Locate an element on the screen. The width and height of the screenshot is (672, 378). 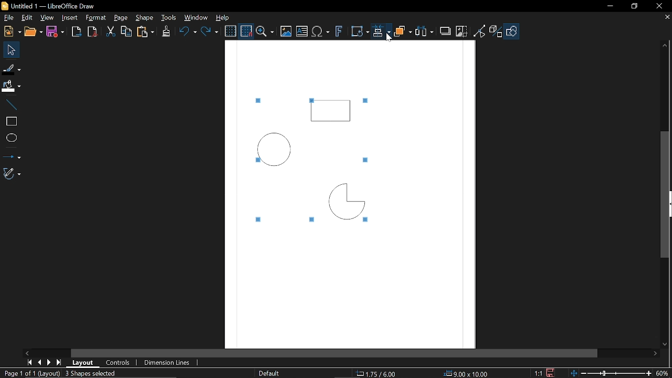
New is located at coordinates (10, 31).